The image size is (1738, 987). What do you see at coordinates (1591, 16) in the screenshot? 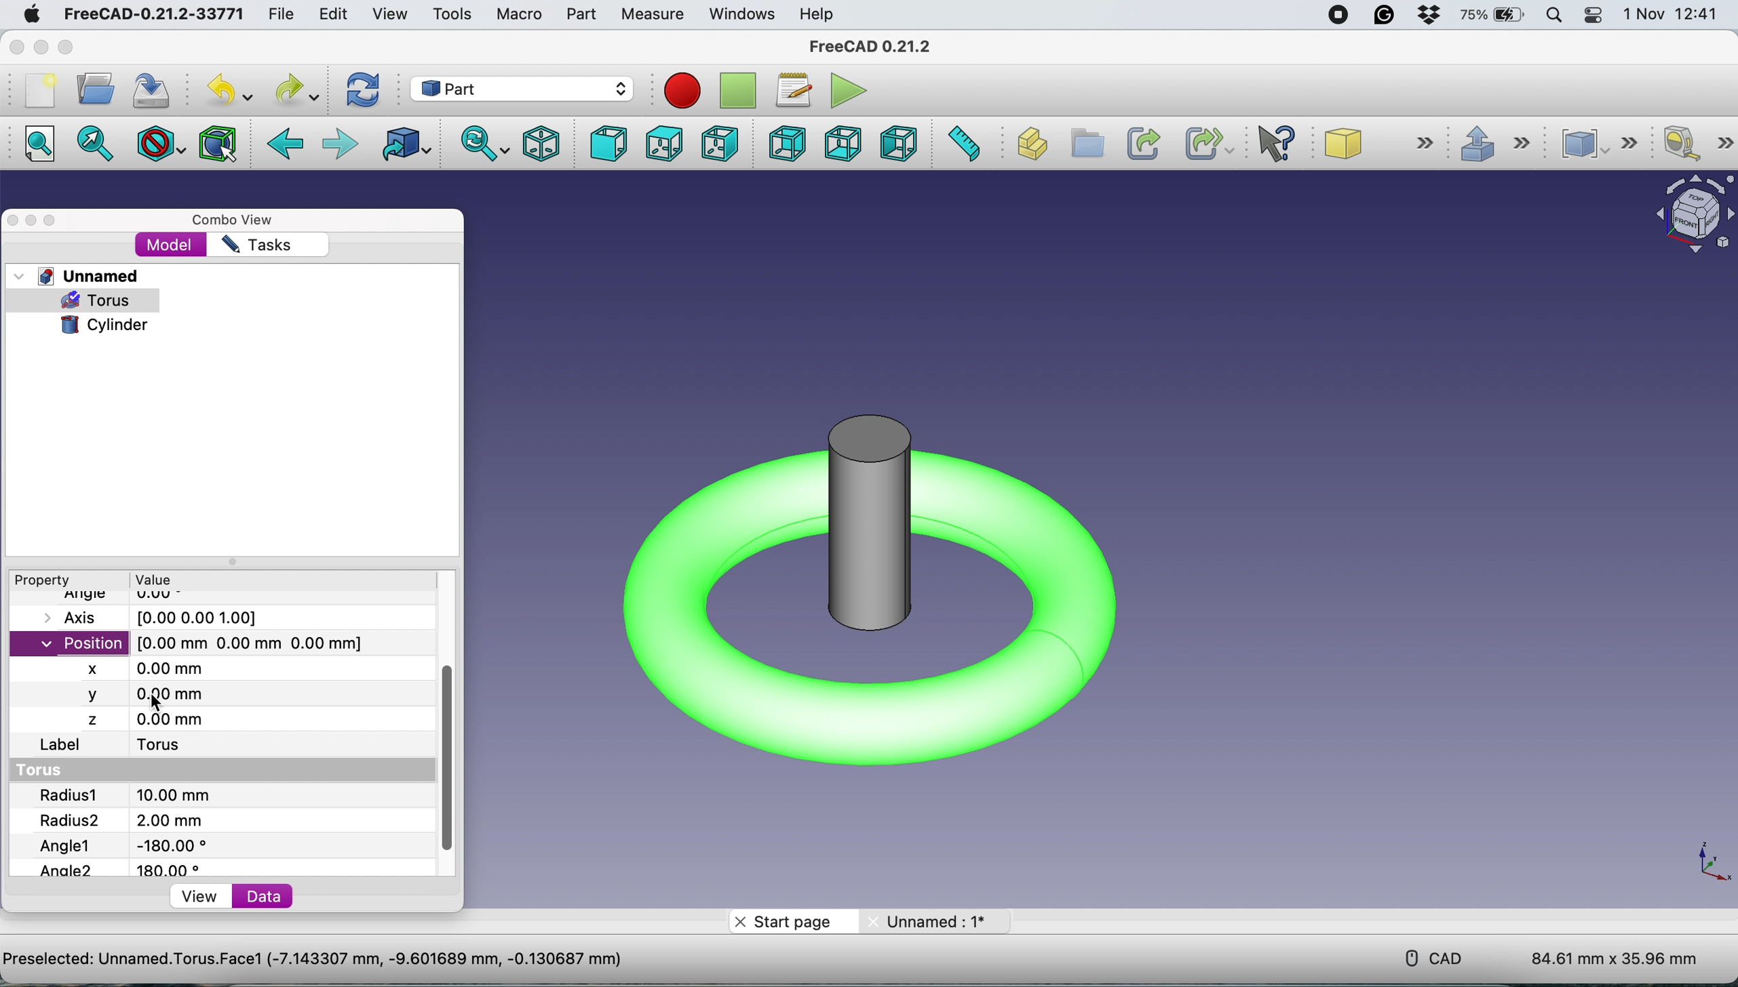
I see `control center` at bounding box center [1591, 16].